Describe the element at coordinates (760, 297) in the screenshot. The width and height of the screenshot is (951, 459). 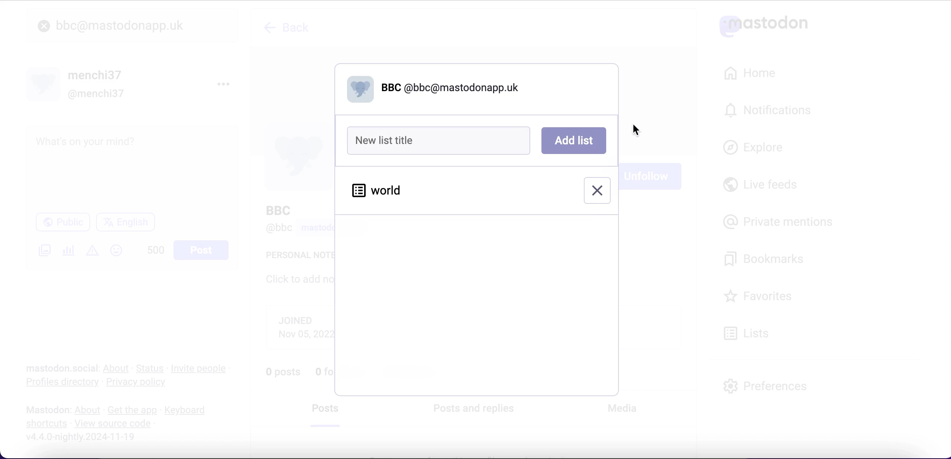
I see `favorites` at that location.